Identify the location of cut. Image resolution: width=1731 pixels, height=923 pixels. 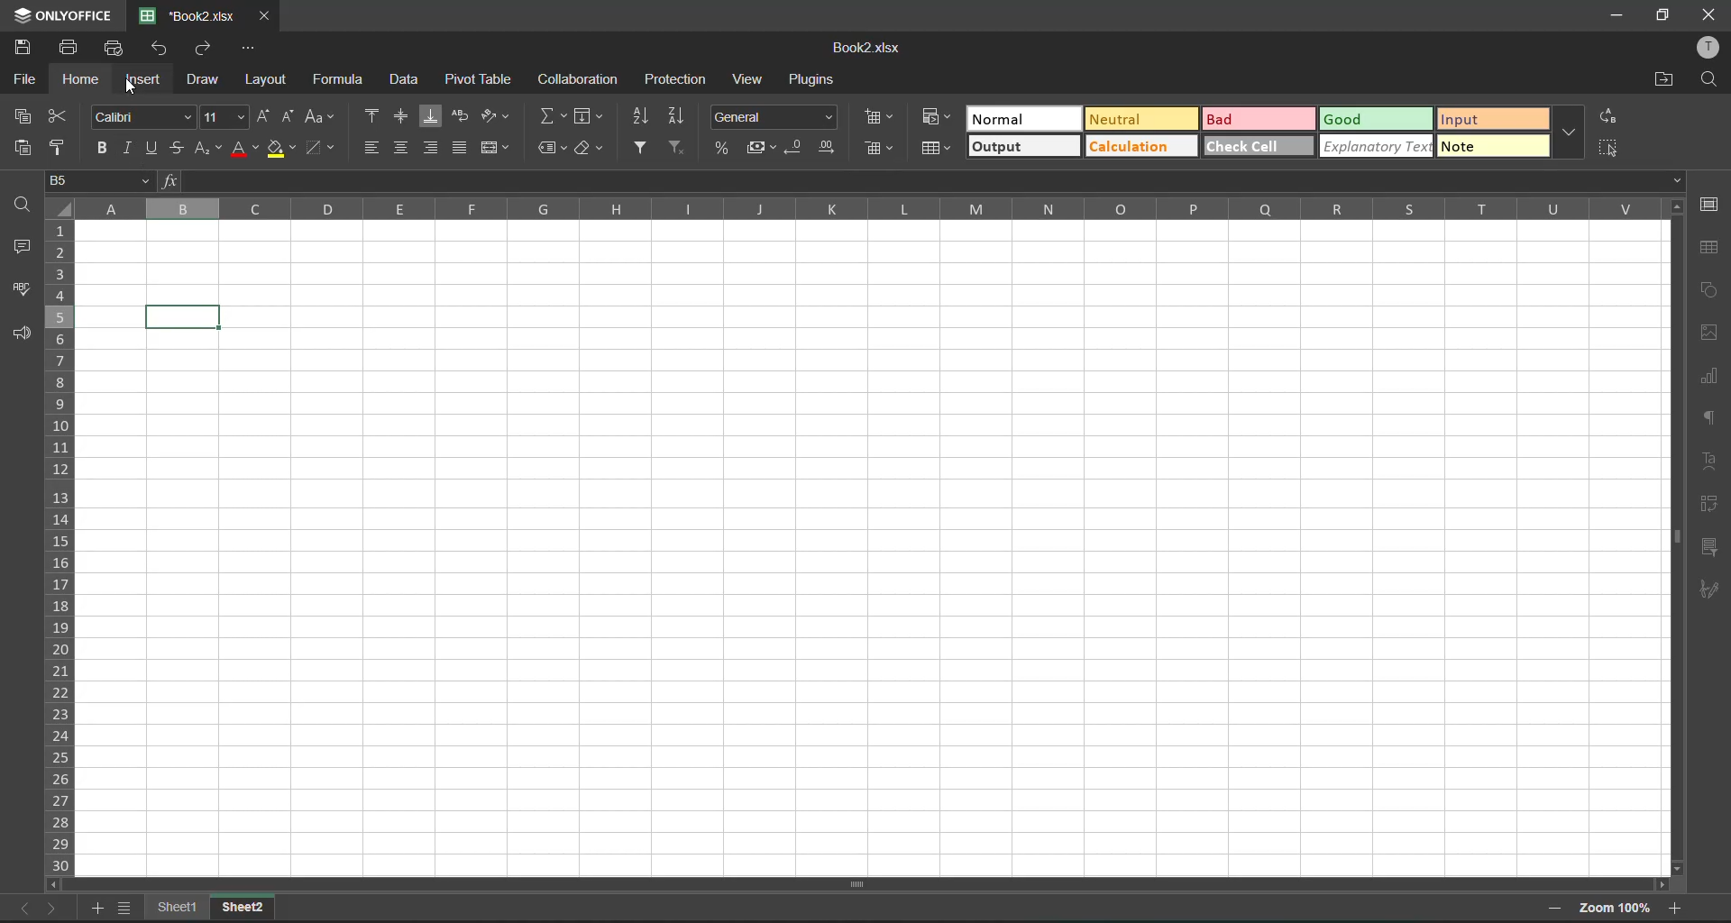
(61, 116).